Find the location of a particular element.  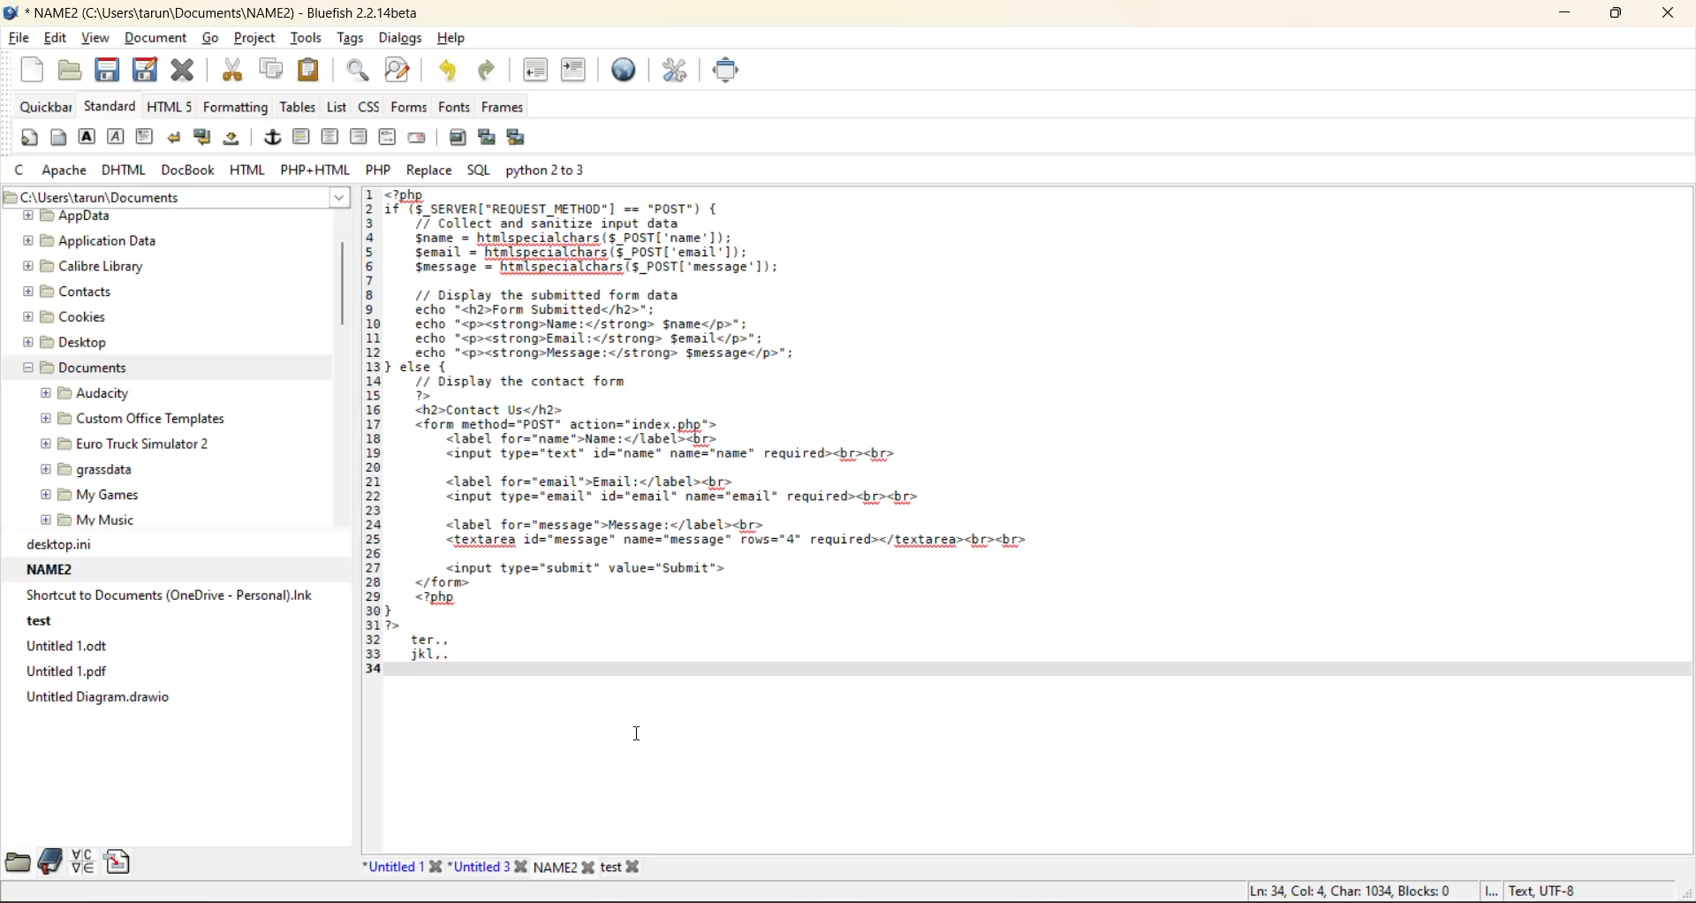

Audacity is located at coordinates (91, 394).